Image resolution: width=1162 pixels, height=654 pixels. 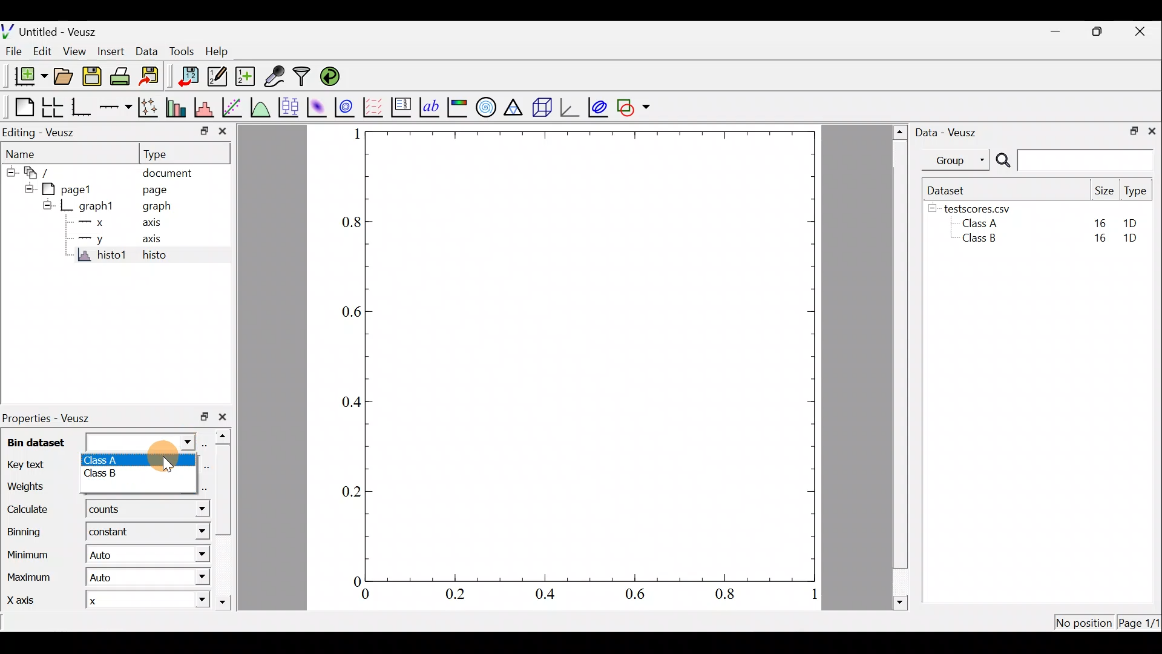 What do you see at coordinates (103, 256) in the screenshot?
I see `histo1` at bounding box center [103, 256].